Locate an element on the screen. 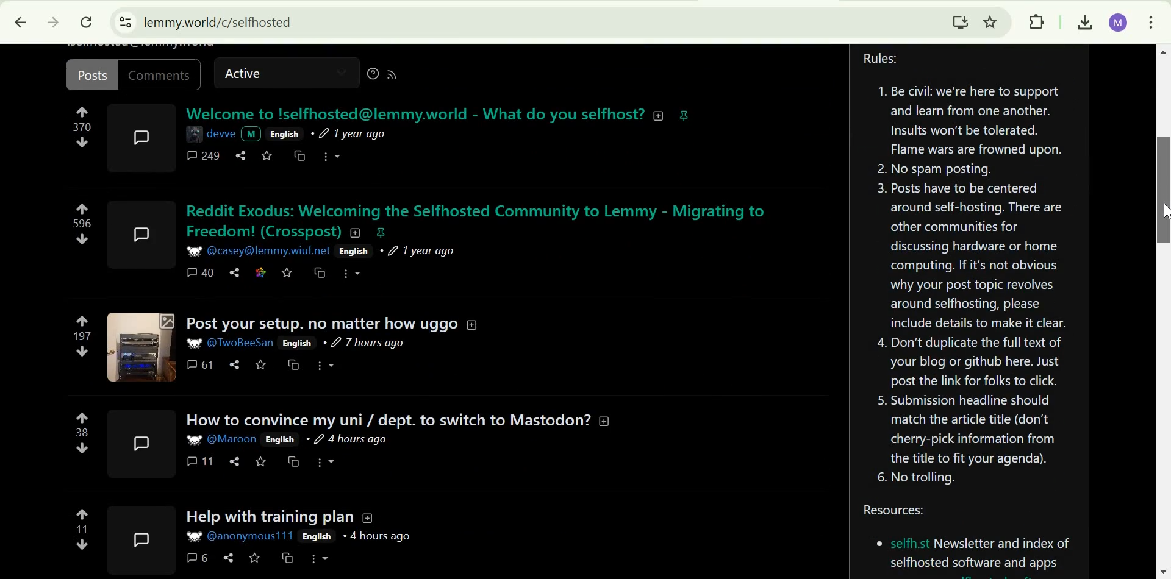 This screenshot has width=1171, height=579. image is located at coordinates (196, 132).